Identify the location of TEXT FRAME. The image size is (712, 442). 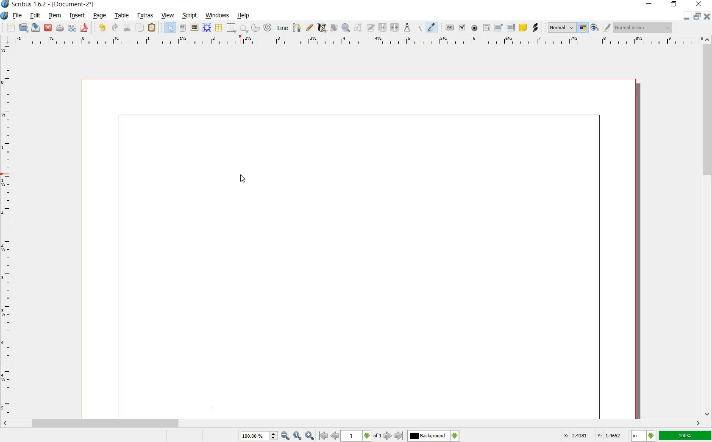
(183, 28).